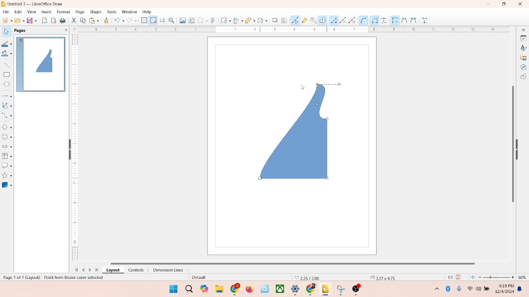  I want to click on print, so click(93, 20).